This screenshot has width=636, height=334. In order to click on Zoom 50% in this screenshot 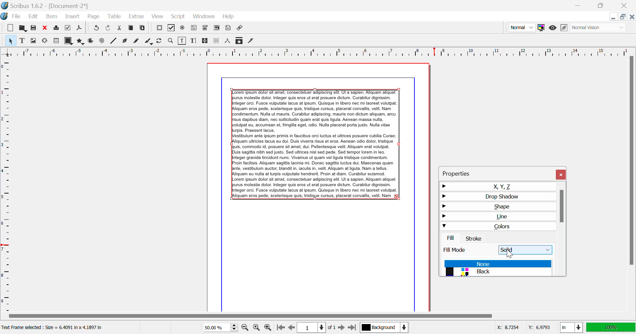, I will do `click(218, 327)`.